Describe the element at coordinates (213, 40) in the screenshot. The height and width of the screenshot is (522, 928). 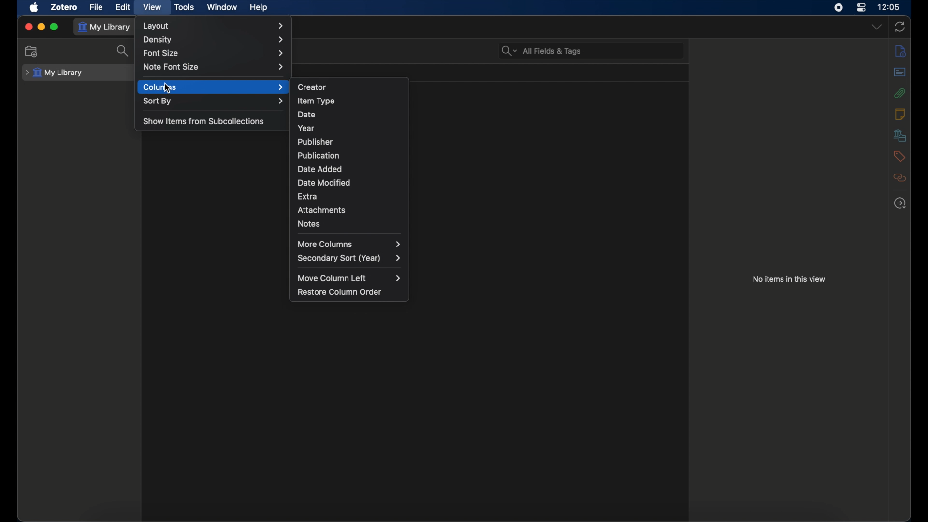
I see `density` at that location.